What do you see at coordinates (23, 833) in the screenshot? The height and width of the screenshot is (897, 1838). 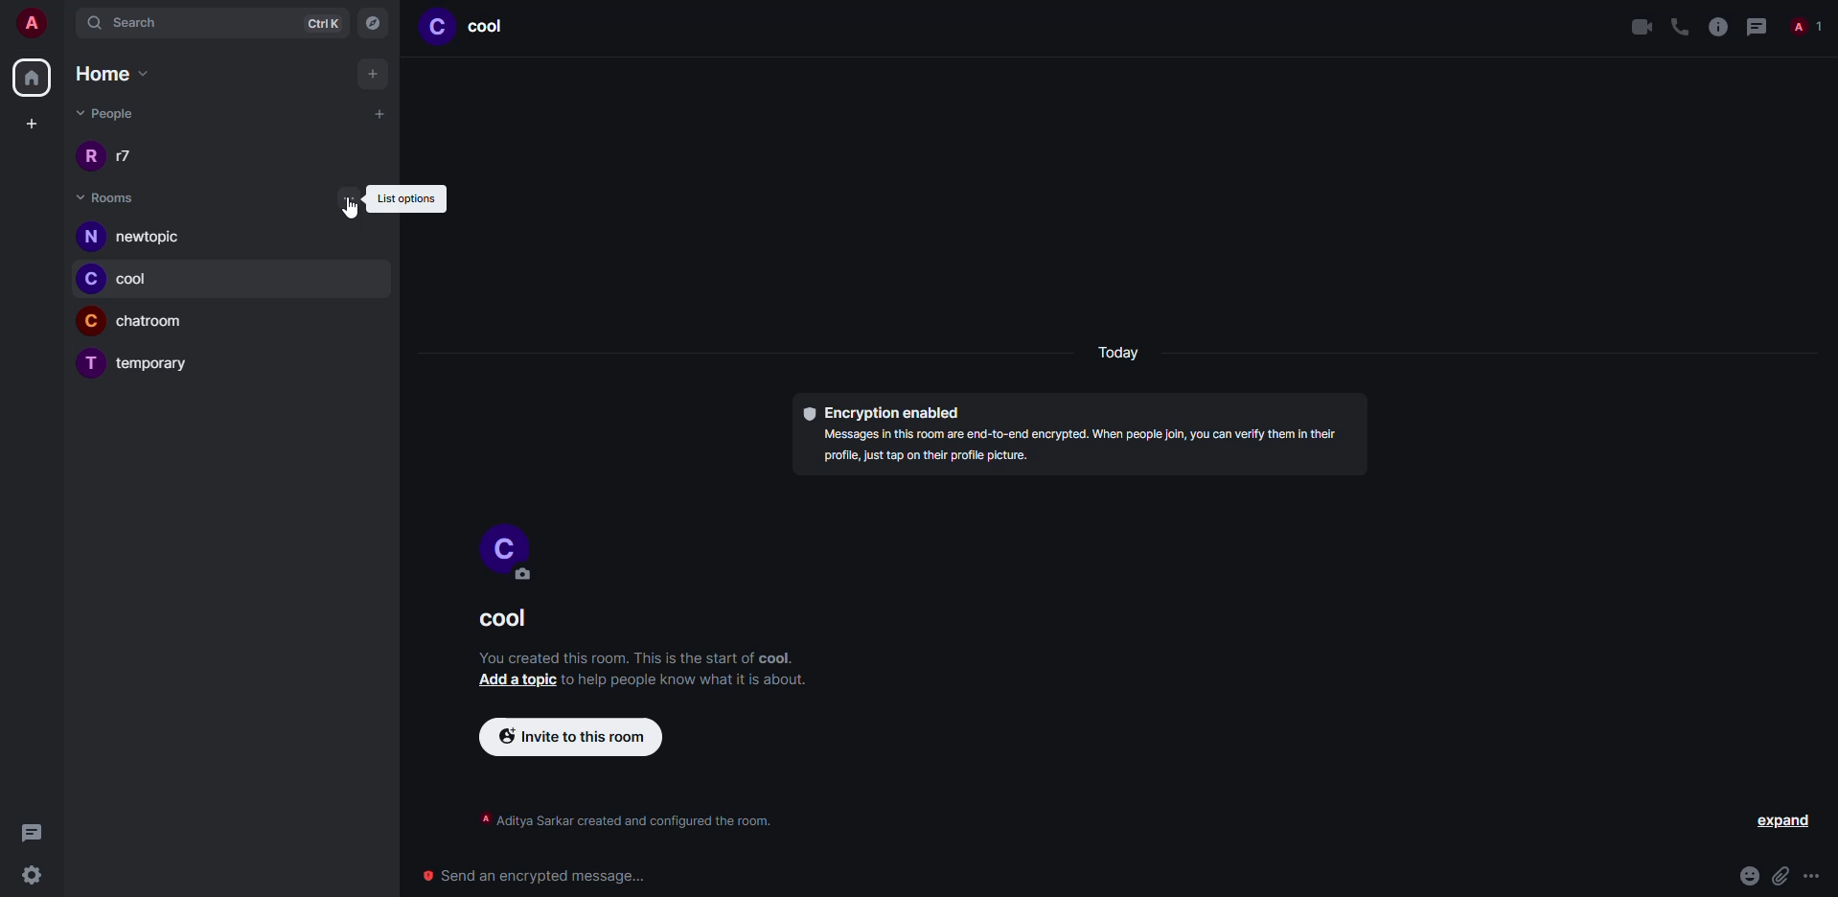 I see `threads` at bounding box center [23, 833].